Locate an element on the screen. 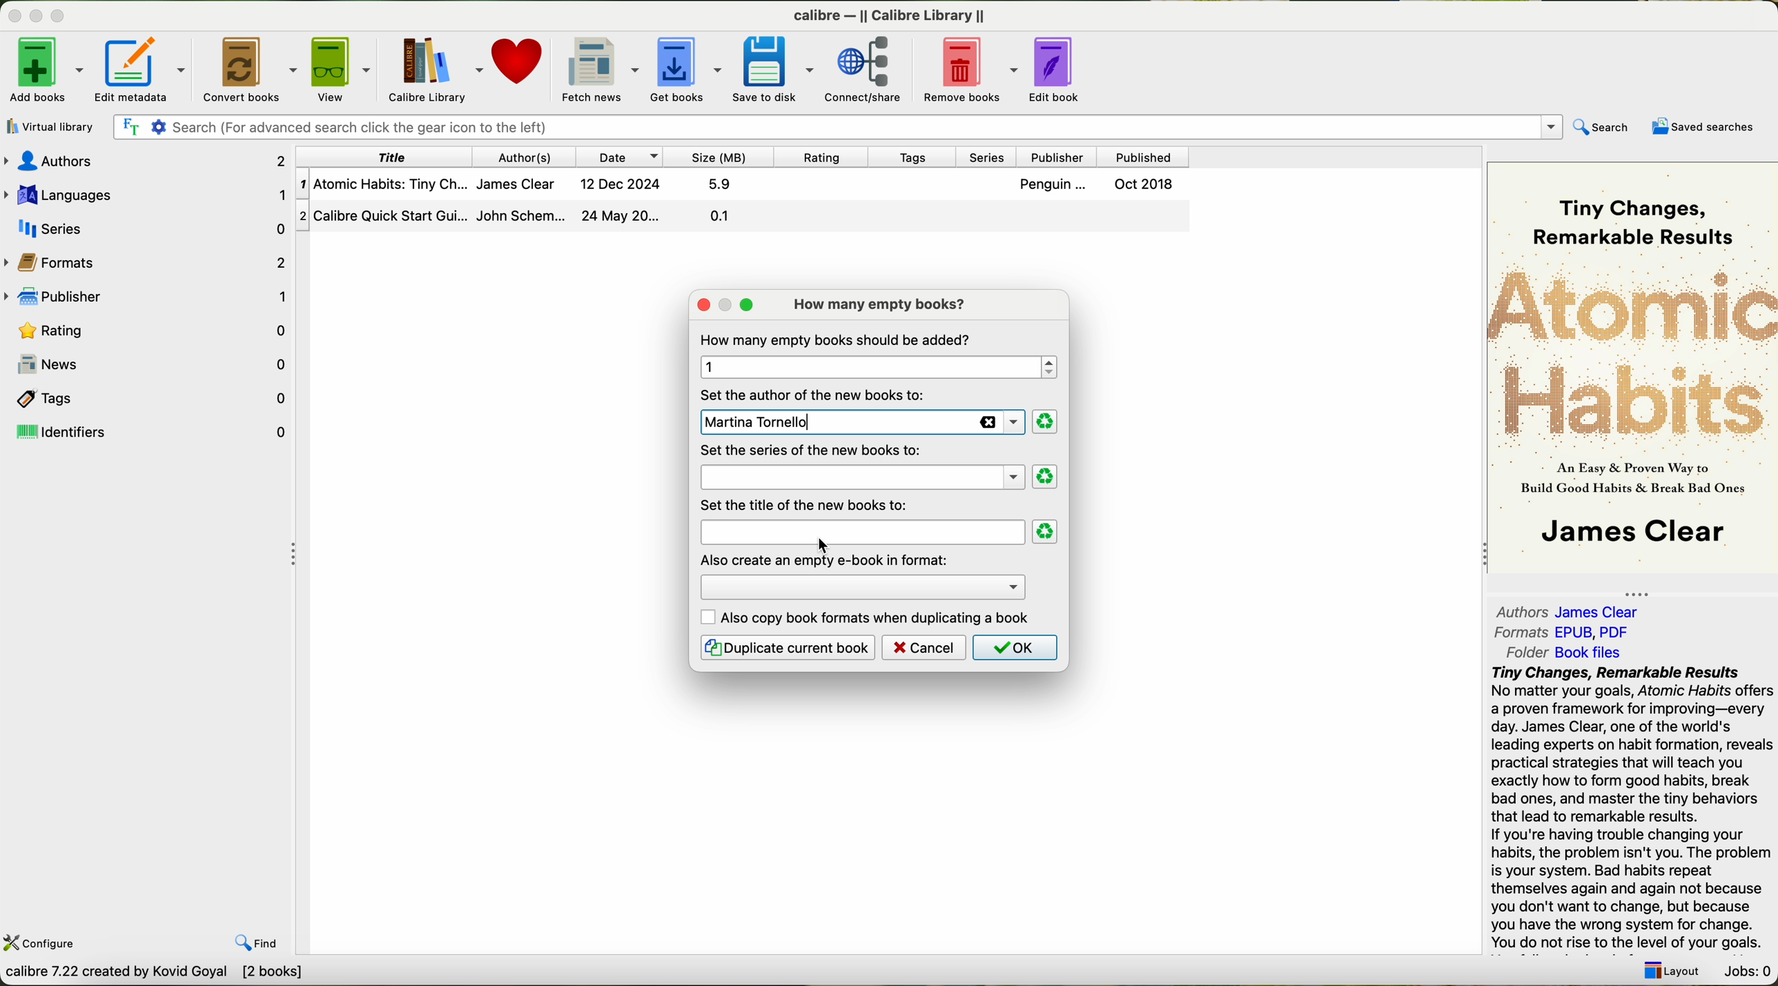 The width and height of the screenshot is (1778, 986). title is located at coordinates (388, 156).